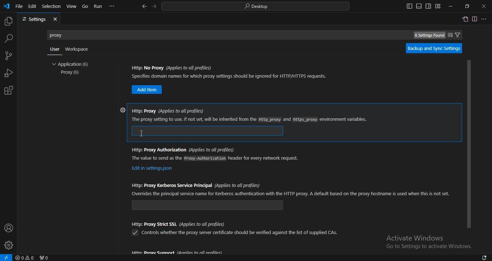 This screenshot has height=261, width=492. Describe the element at coordinates (8, 245) in the screenshot. I see `settings` at that location.